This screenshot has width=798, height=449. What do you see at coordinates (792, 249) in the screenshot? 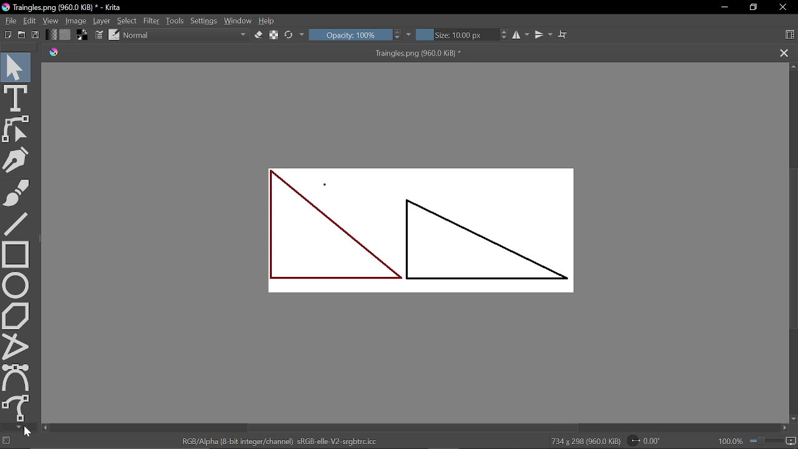
I see `Vertical scrollbar` at bounding box center [792, 249].